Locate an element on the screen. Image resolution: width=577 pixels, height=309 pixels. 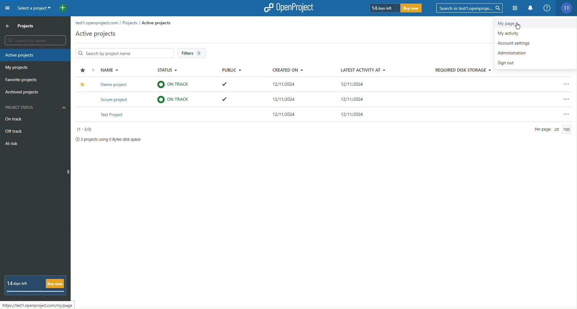
12/11/2024 is located at coordinates (354, 84).